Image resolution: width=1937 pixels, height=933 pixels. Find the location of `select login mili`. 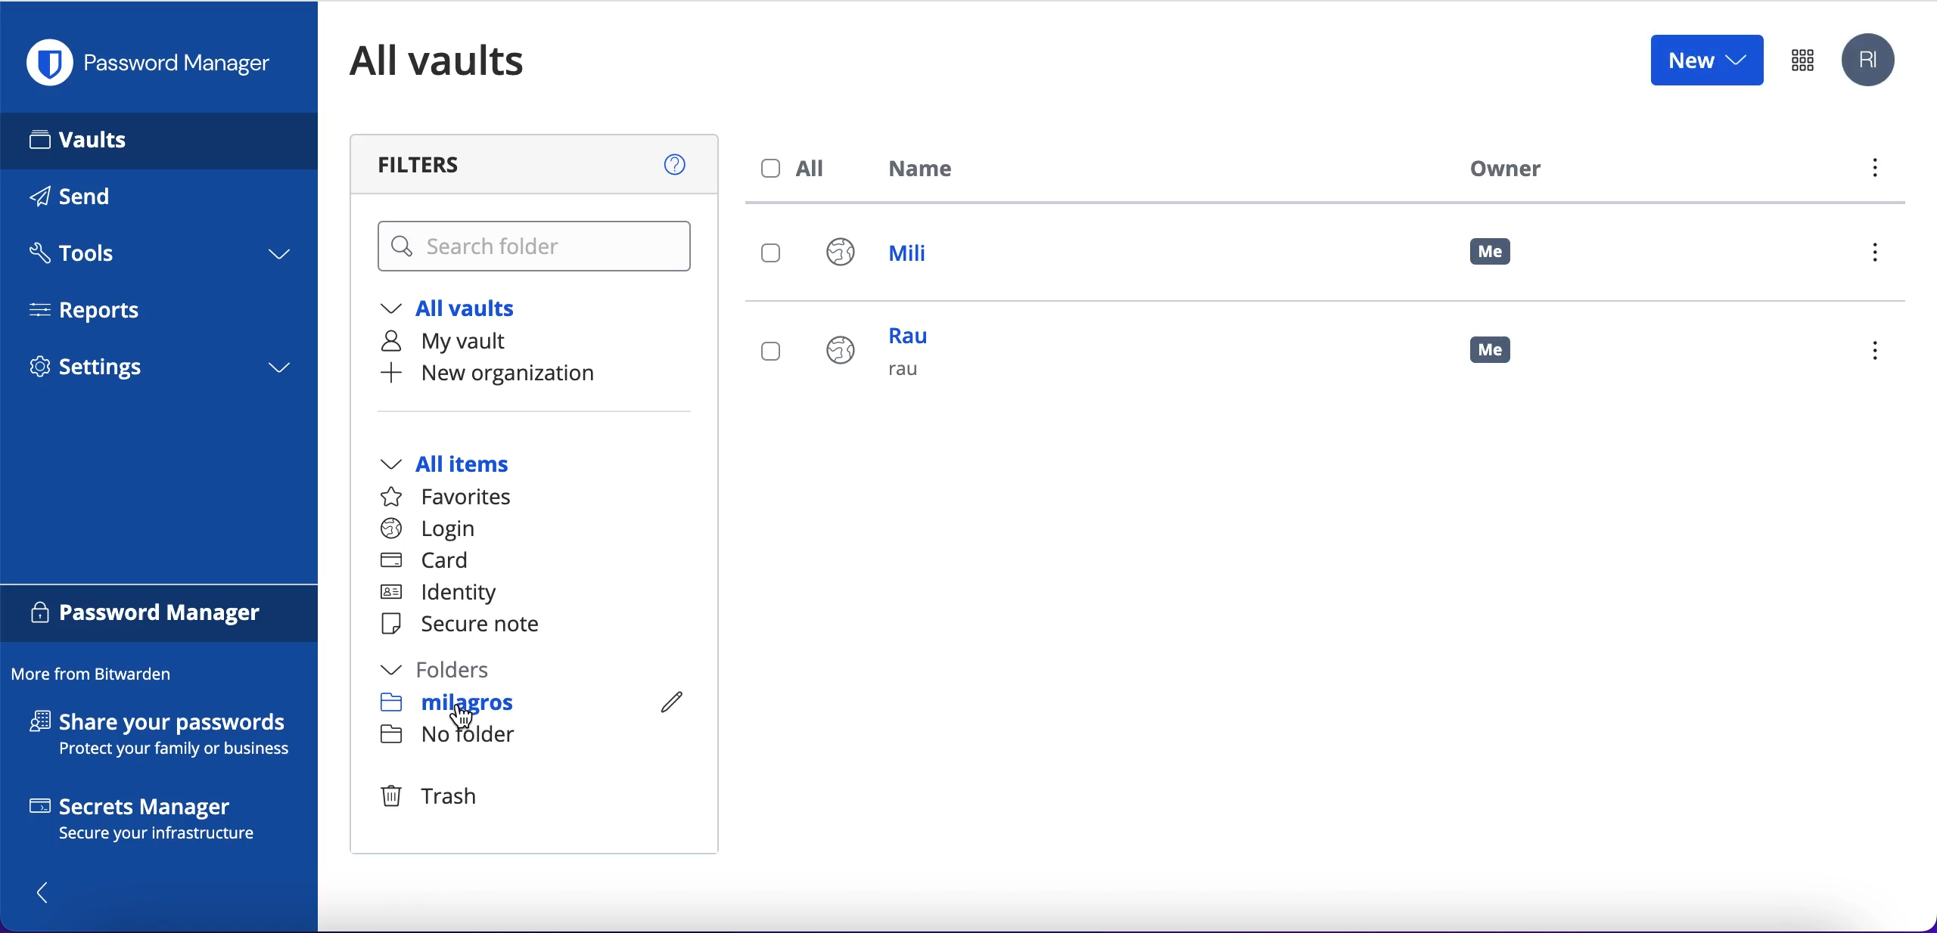

select login mili is located at coordinates (773, 255).